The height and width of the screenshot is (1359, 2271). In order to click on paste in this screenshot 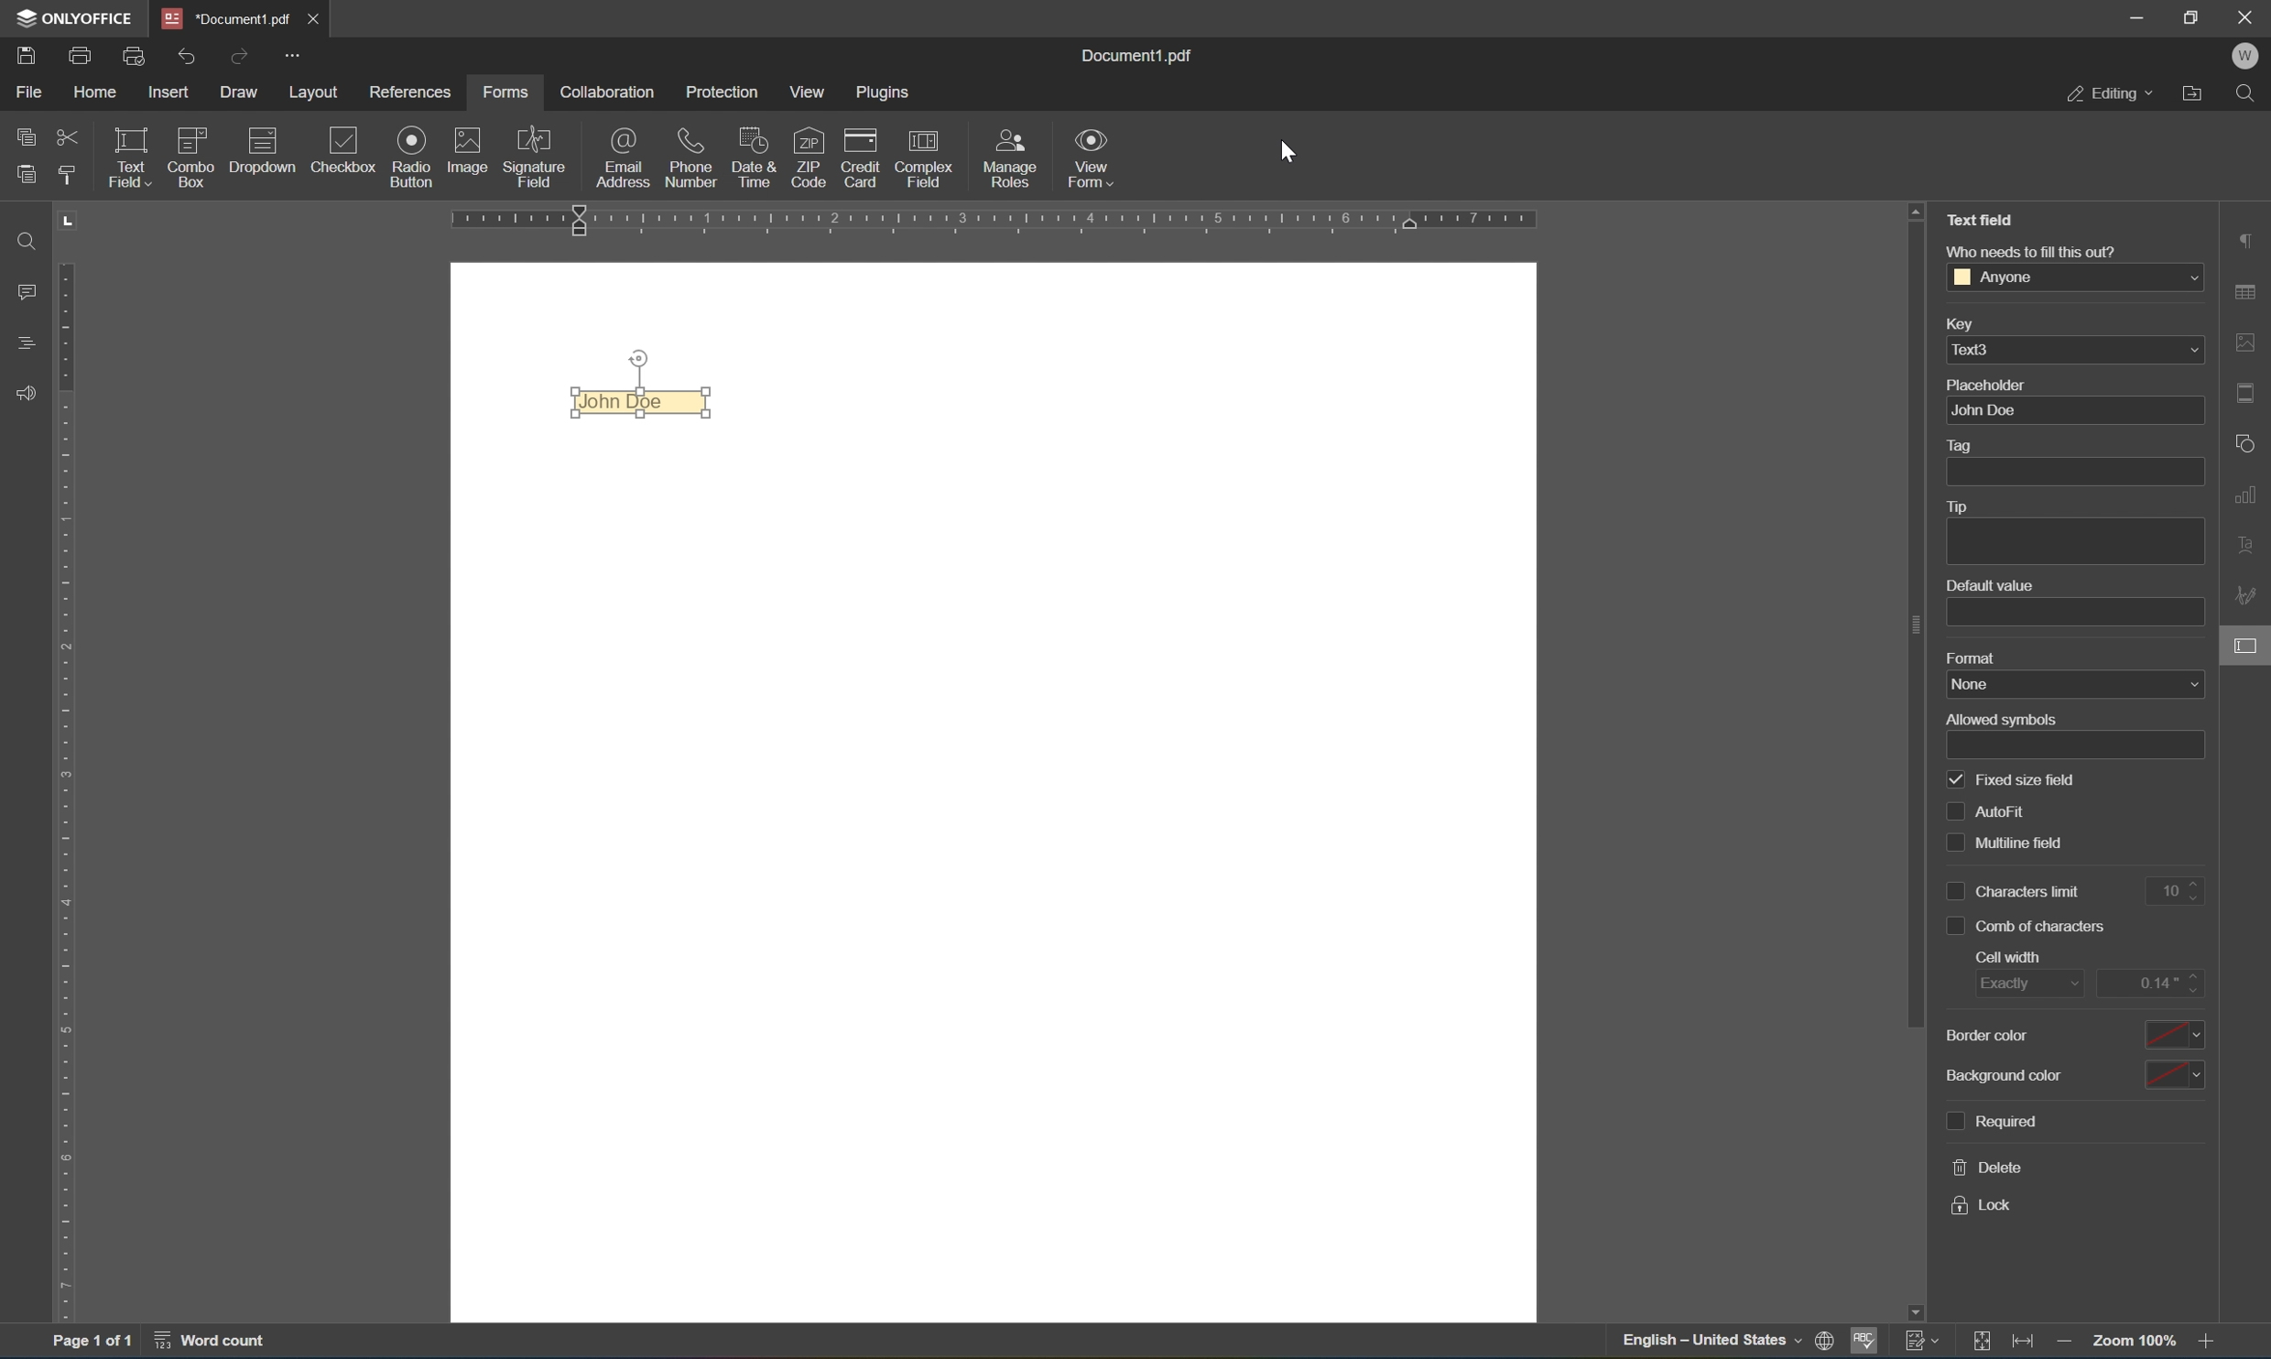, I will do `click(26, 177)`.